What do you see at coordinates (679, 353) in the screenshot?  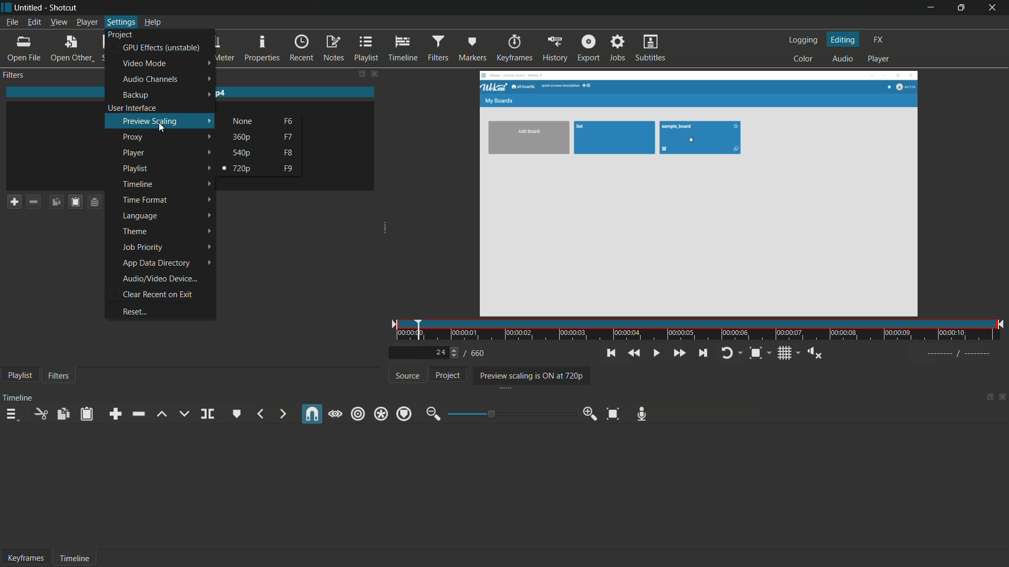 I see `quickly play forward` at bounding box center [679, 353].